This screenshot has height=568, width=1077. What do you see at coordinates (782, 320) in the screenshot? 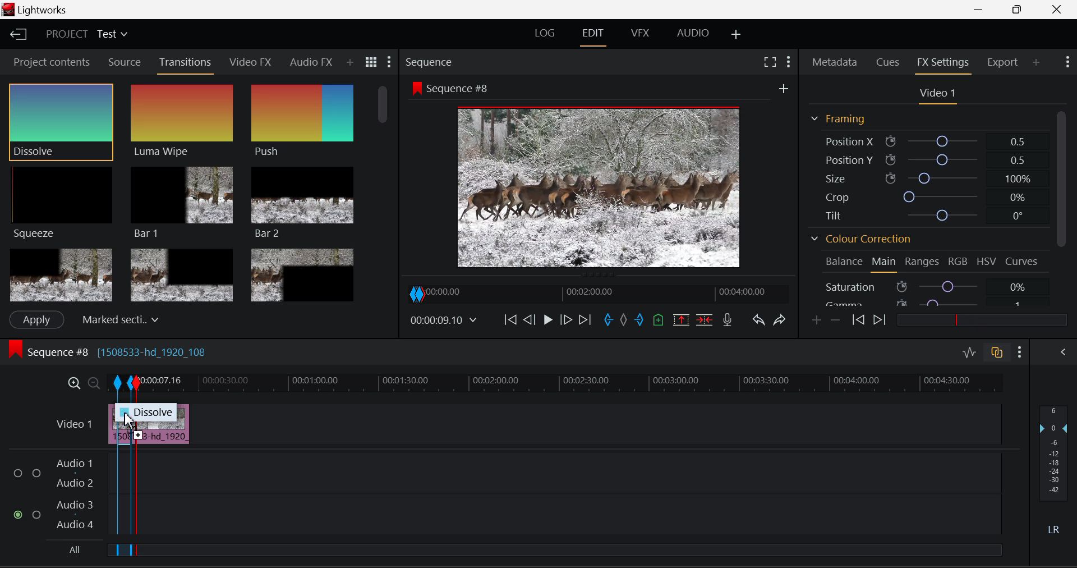
I see `Redo` at bounding box center [782, 320].